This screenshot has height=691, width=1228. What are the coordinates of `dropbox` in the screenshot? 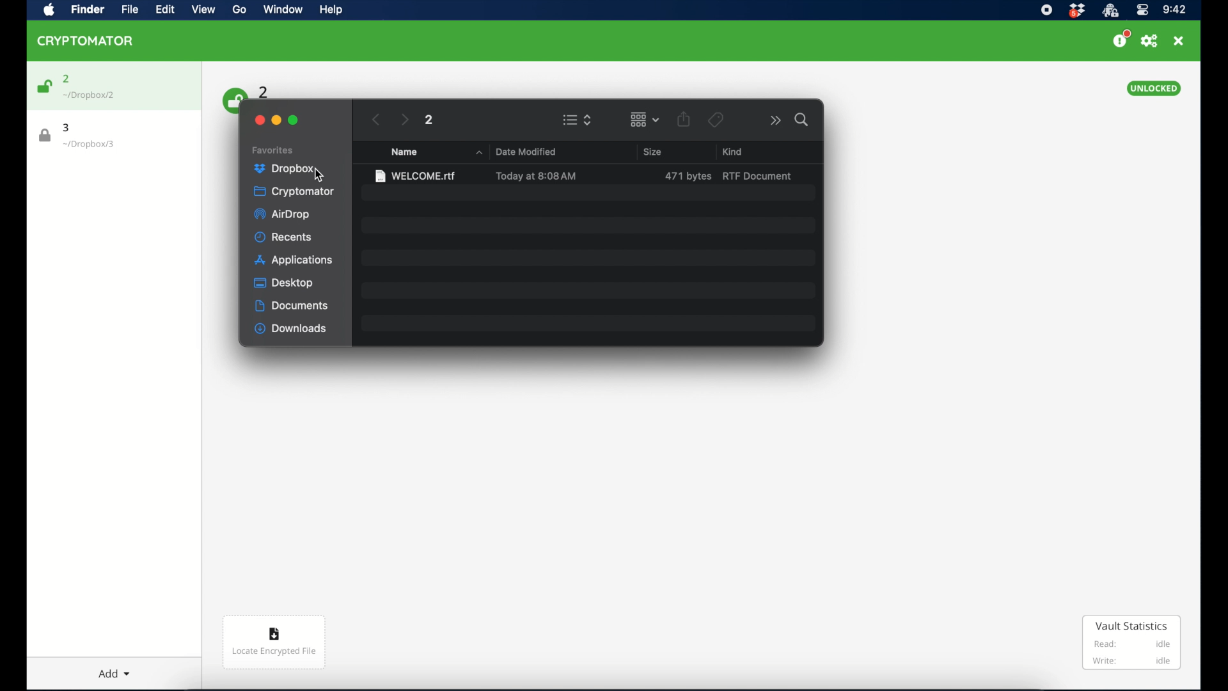 It's located at (285, 169).